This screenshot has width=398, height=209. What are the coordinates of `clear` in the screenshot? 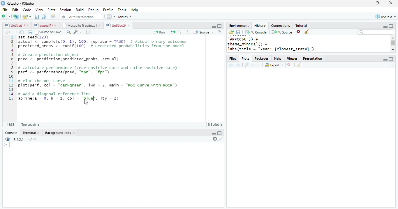 It's located at (307, 32).